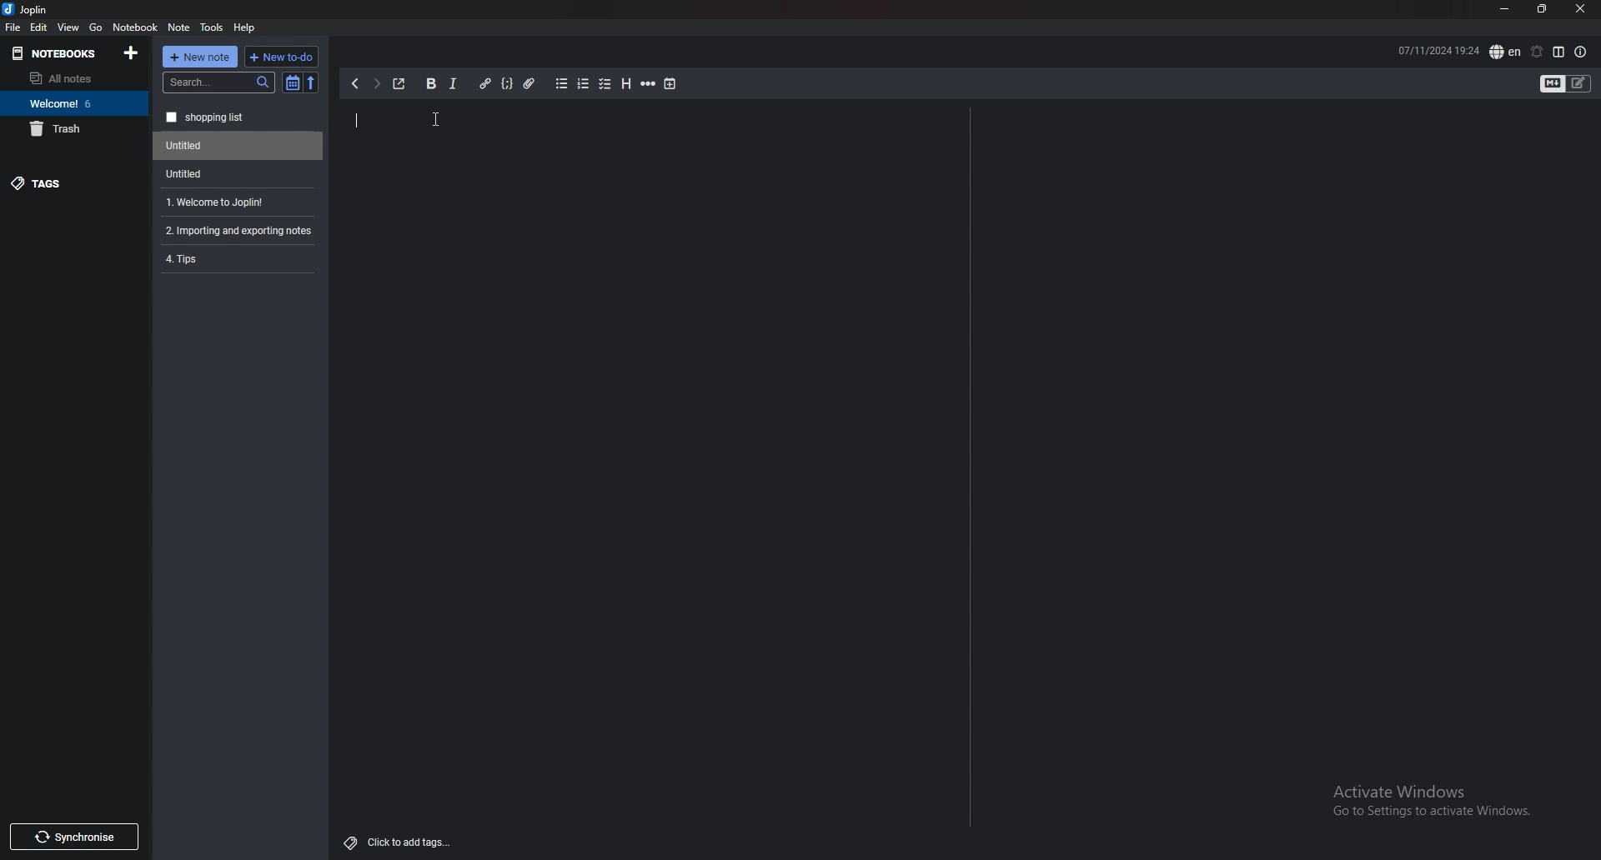  Describe the element at coordinates (234, 173) in the screenshot. I see `Untitled` at that location.